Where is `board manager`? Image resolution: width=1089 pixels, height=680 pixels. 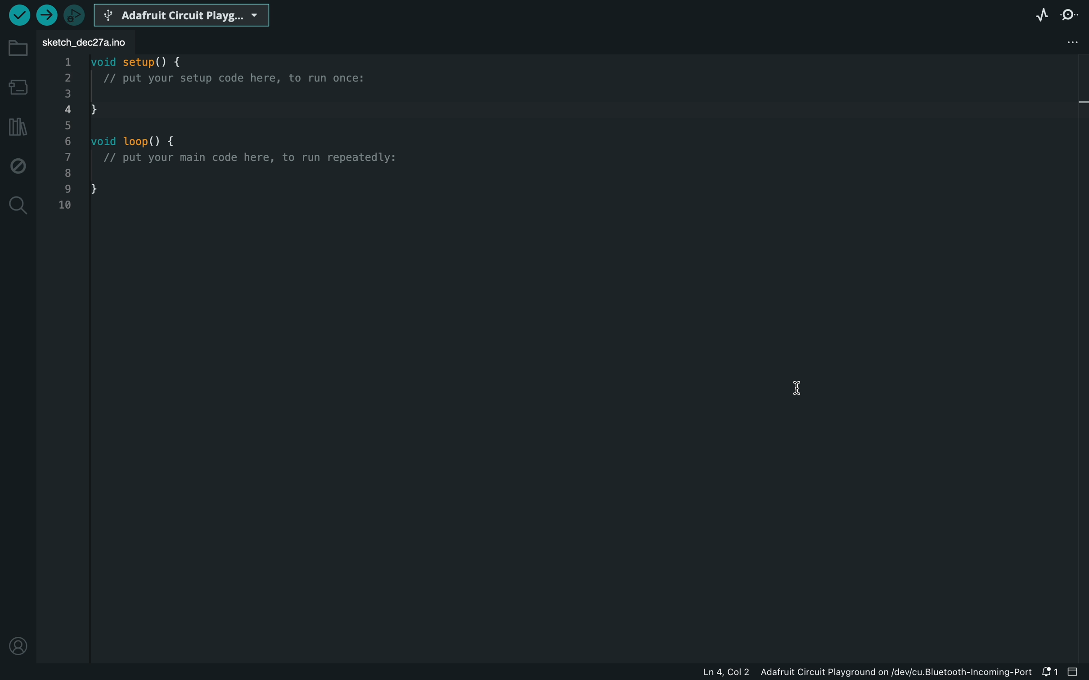
board manager is located at coordinates (18, 86).